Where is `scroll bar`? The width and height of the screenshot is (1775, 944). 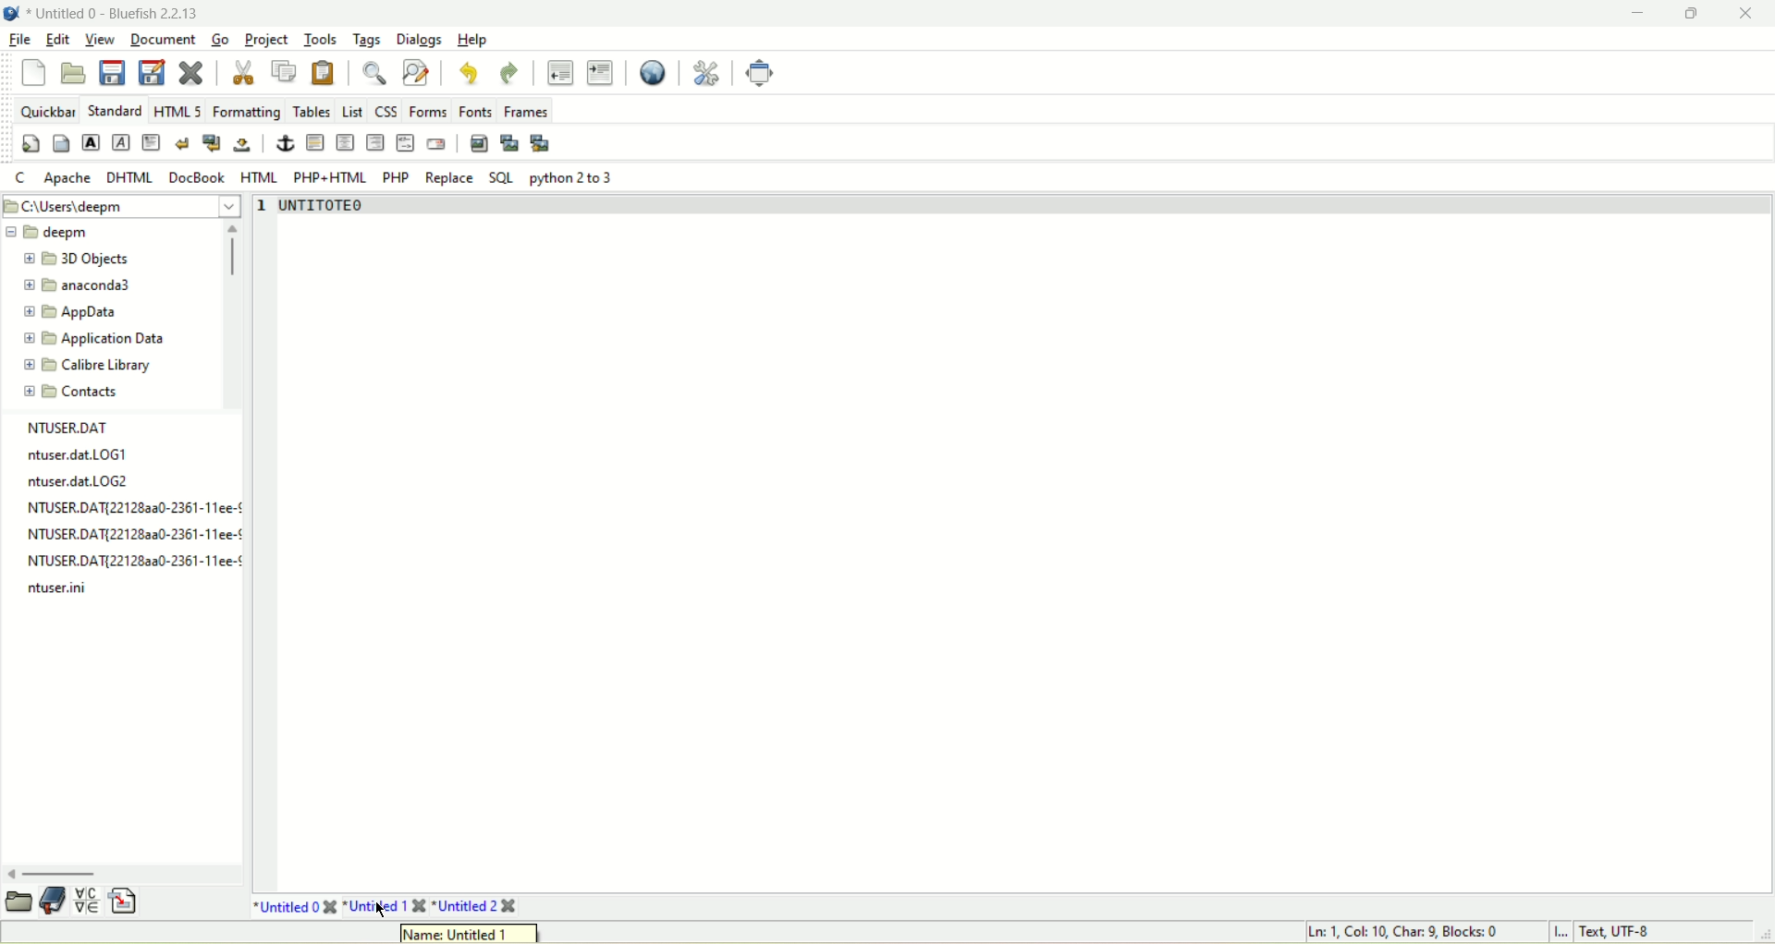 scroll bar is located at coordinates (233, 252).